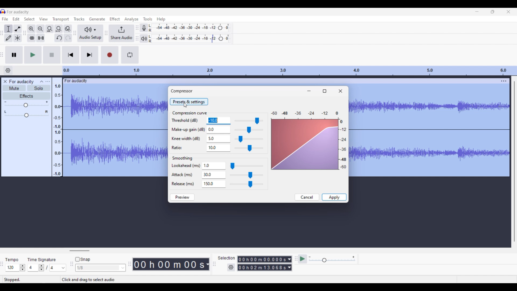 Image resolution: width=517 pixels, height=291 pixels. Describe the element at coordinates (18, 29) in the screenshot. I see `Envelop tool` at that location.